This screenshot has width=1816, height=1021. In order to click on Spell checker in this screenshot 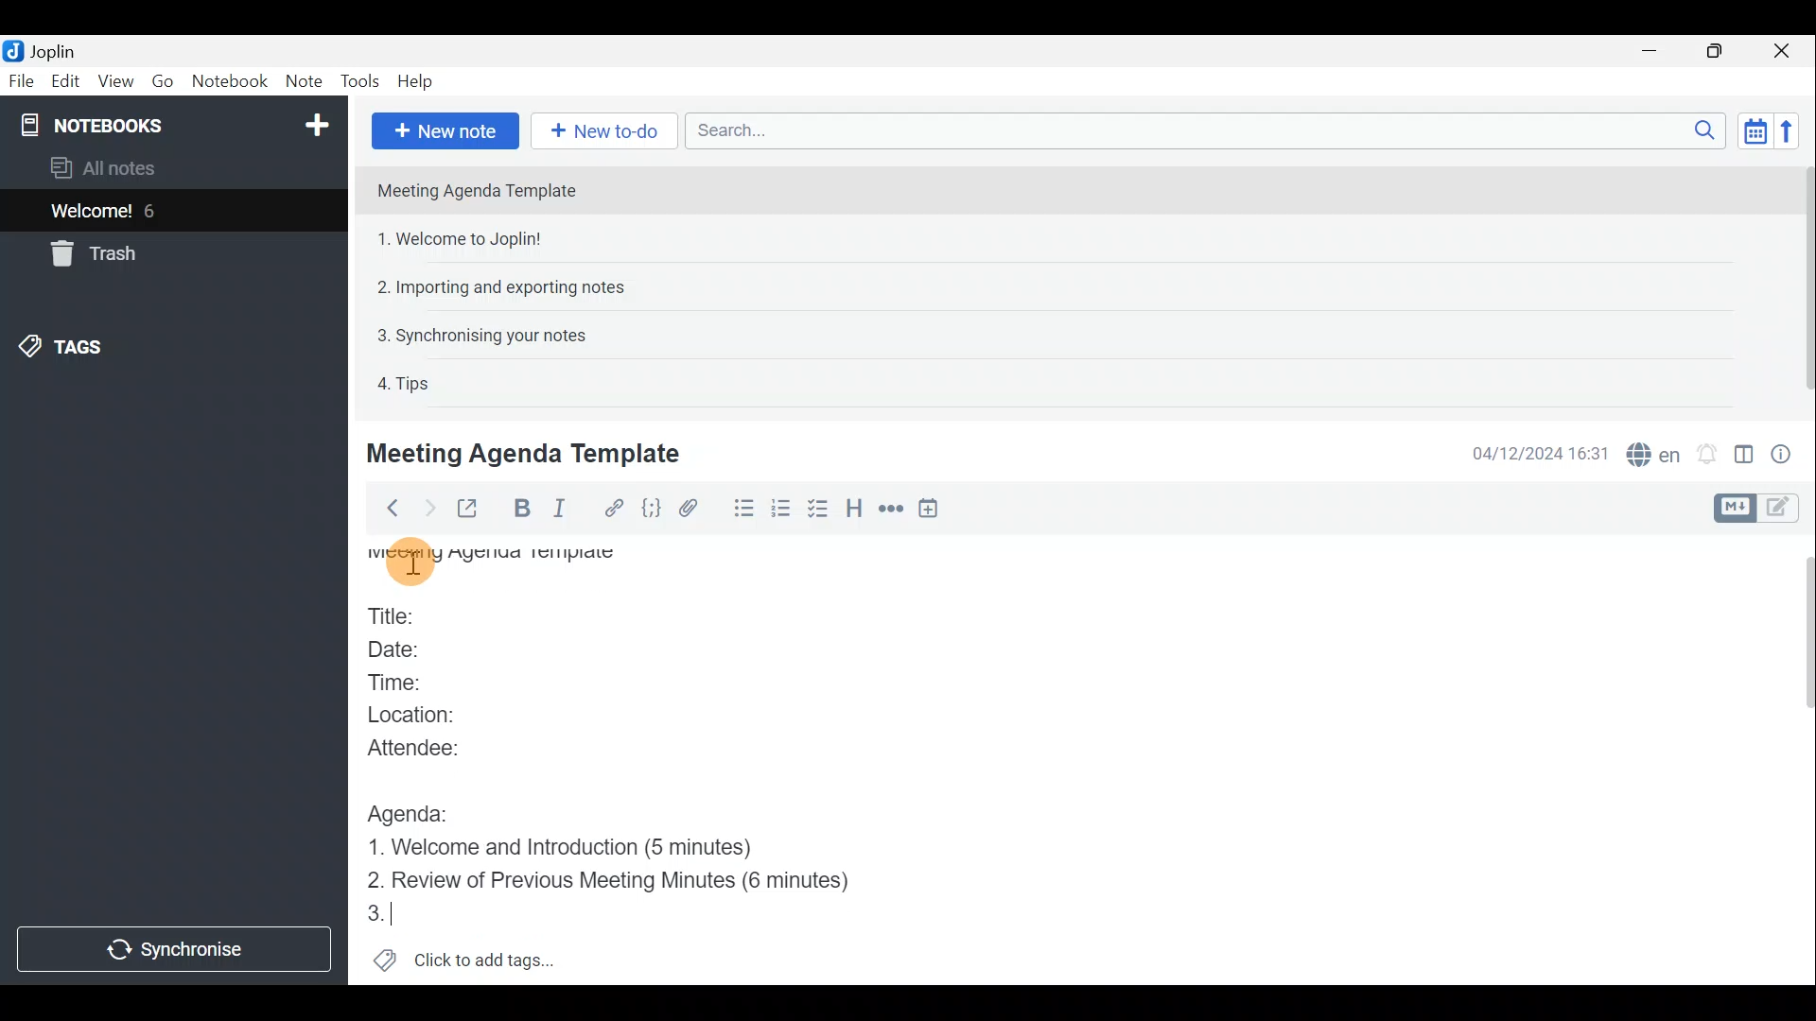, I will do `click(1655, 452)`.